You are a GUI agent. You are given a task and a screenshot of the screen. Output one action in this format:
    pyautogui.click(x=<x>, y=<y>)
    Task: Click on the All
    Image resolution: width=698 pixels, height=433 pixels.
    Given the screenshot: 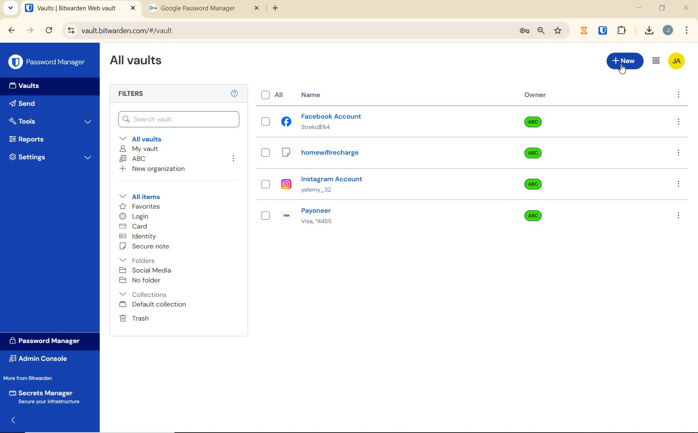 What is the action you would take?
    pyautogui.click(x=269, y=95)
    